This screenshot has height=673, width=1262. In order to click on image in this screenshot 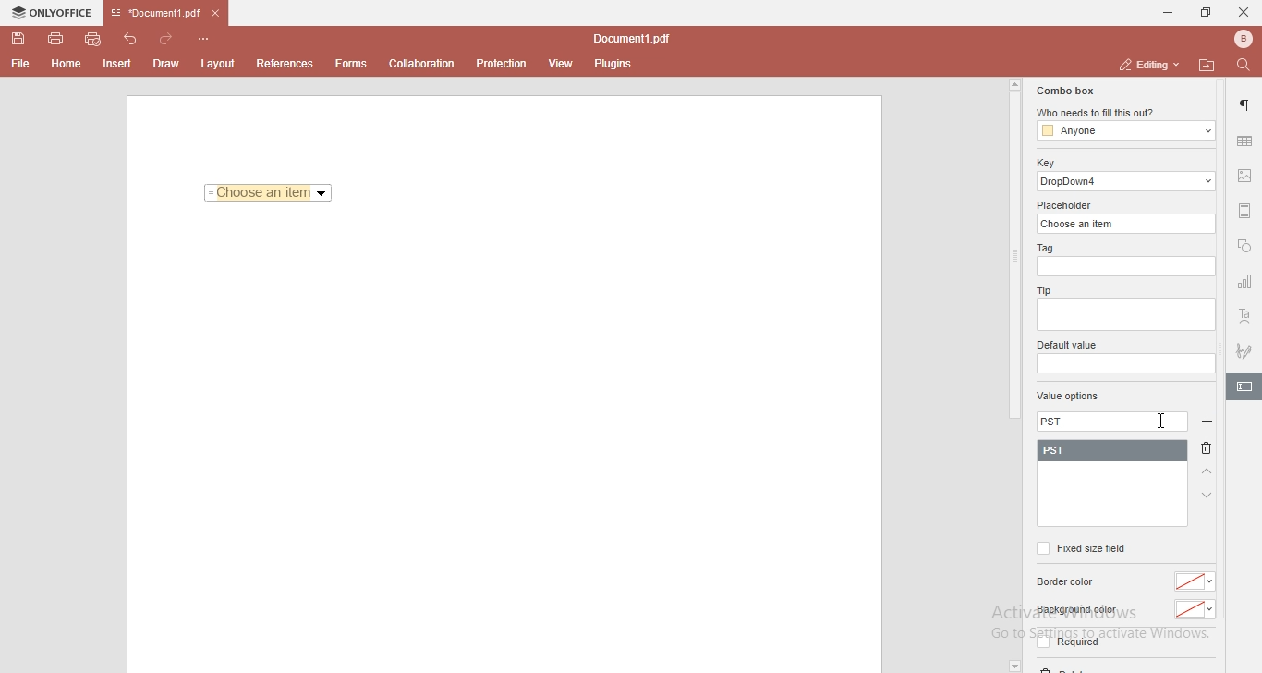, I will do `click(1246, 177)`.